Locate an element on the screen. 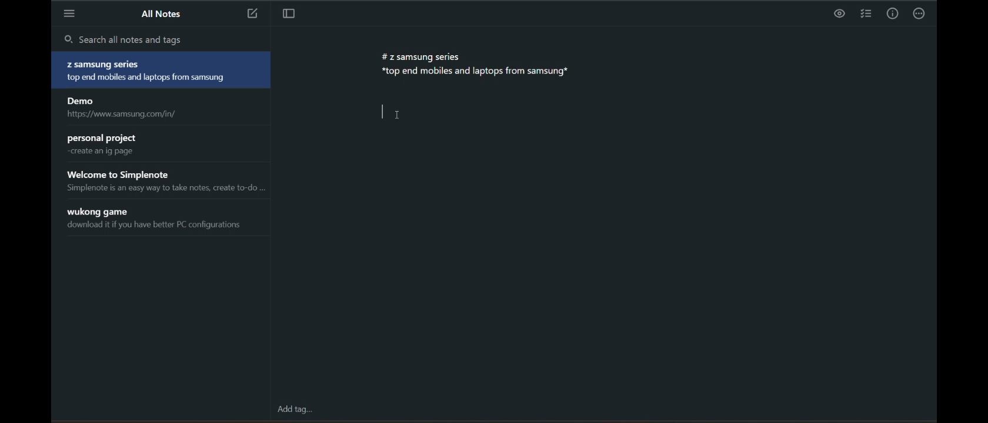  wukong game
download it if you have better PC configurations is located at coordinates (165, 219).